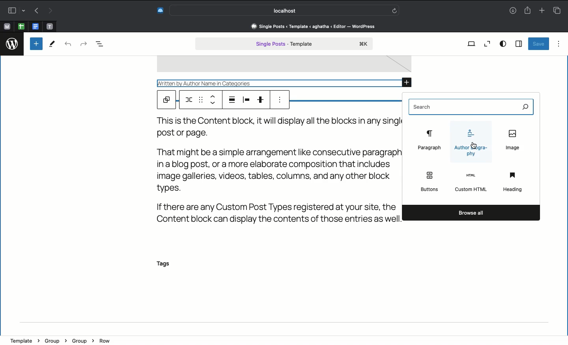  What do you see at coordinates (159, 10) in the screenshot?
I see `Extensions` at bounding box center [159, 10].